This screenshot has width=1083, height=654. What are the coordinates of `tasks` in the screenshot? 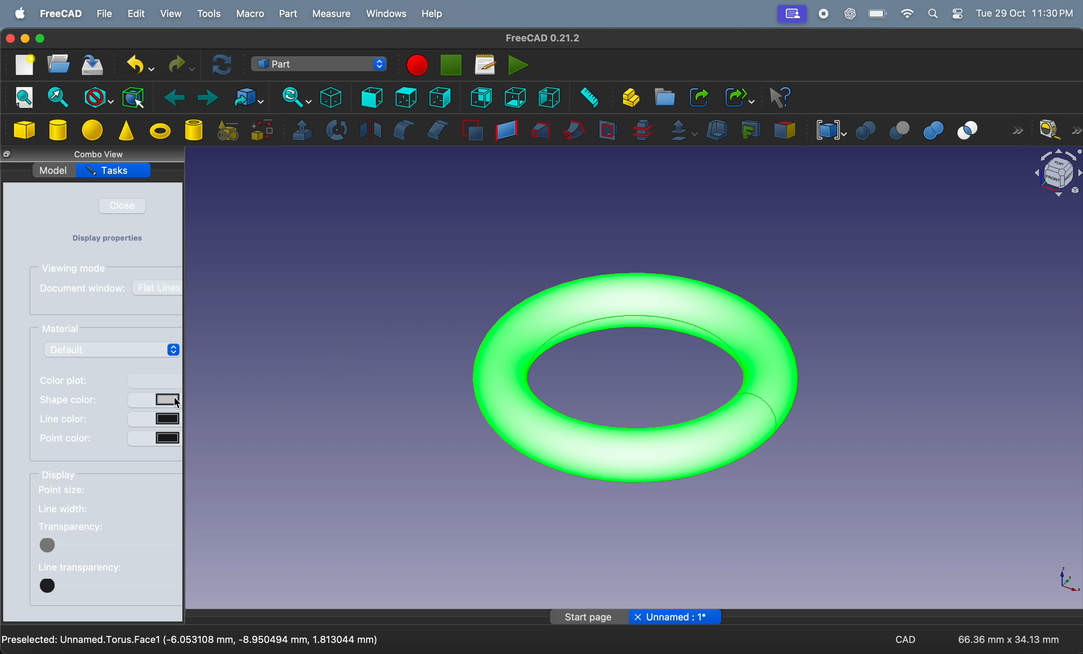 It's located at (113, 171).